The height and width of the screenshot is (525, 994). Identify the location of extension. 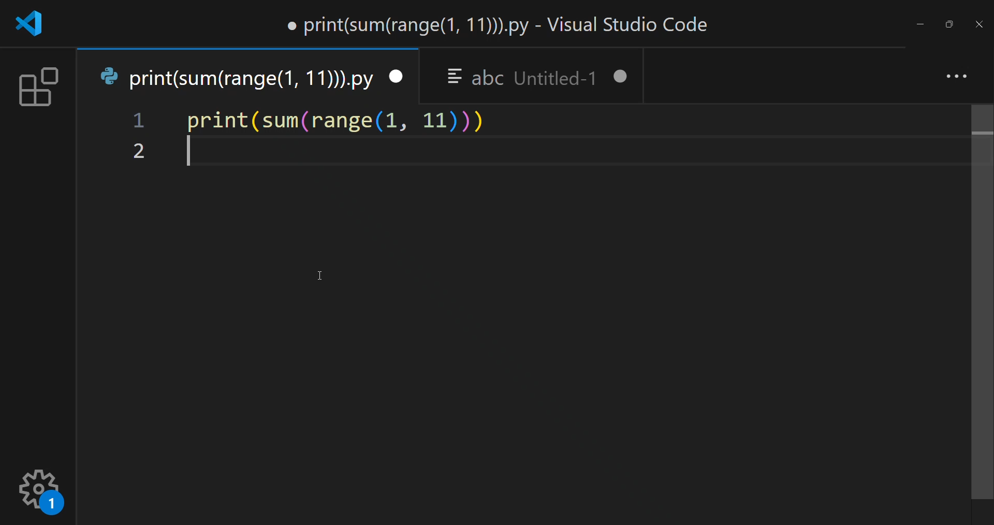
(39, 85).